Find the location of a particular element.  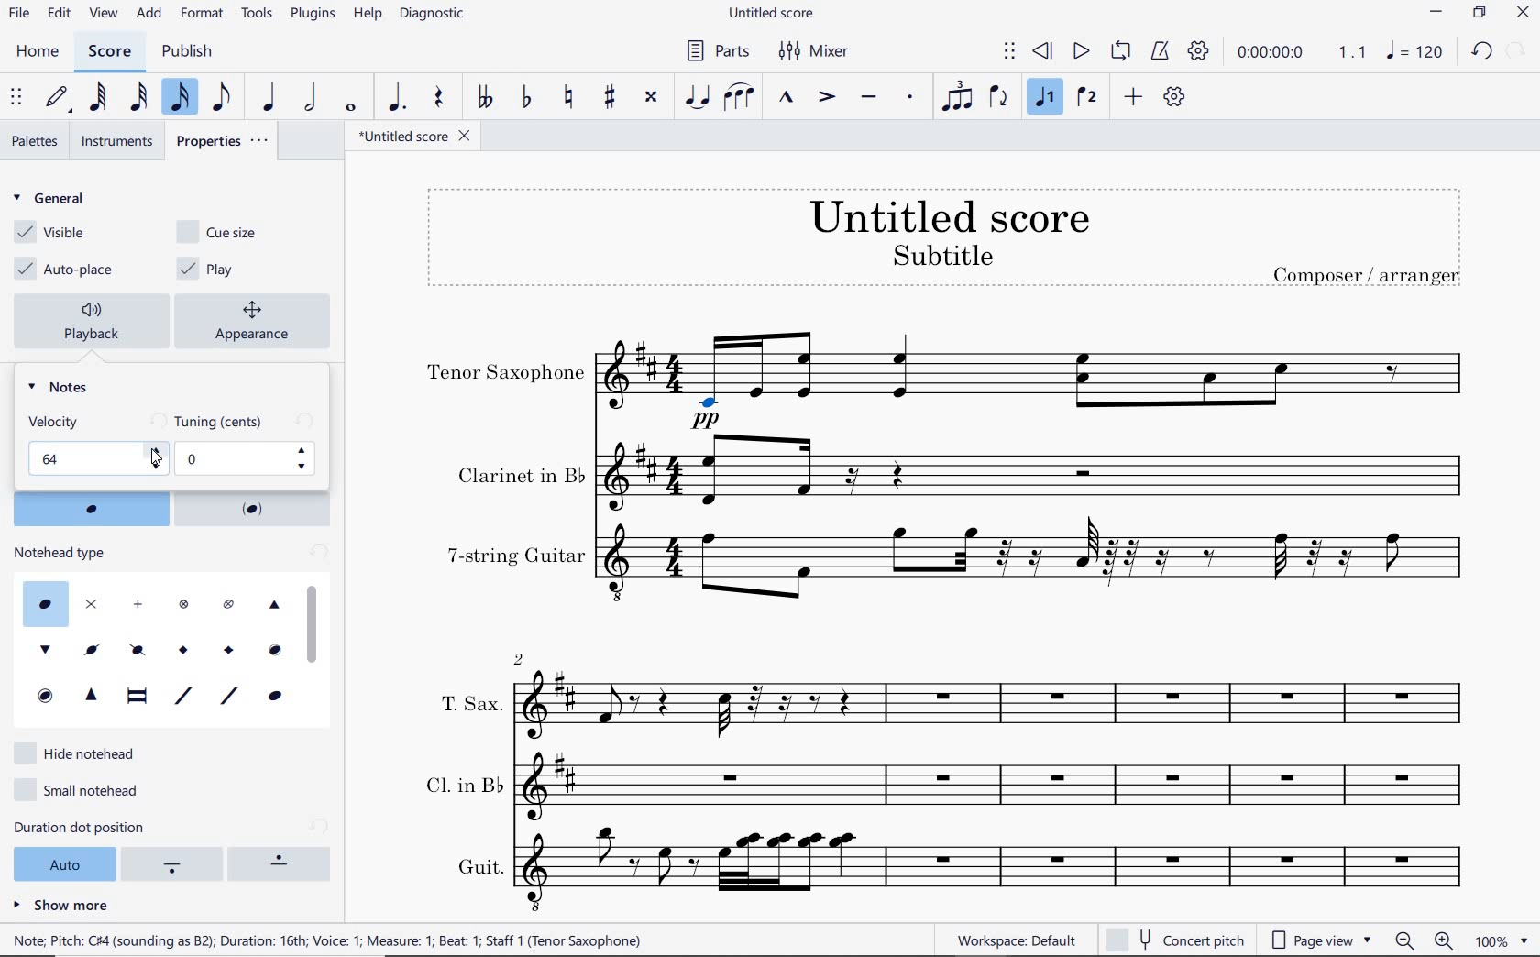

STACCATO is located at coordinates (913, 99).